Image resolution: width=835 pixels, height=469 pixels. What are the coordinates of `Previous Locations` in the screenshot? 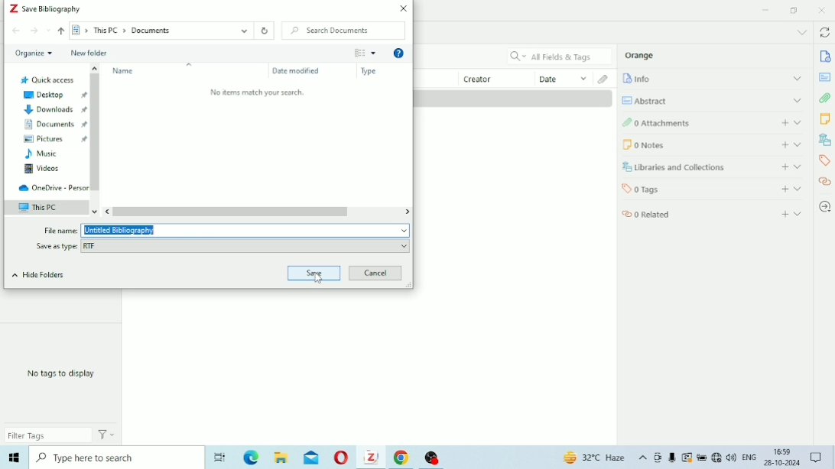 It's located at (244, 30).